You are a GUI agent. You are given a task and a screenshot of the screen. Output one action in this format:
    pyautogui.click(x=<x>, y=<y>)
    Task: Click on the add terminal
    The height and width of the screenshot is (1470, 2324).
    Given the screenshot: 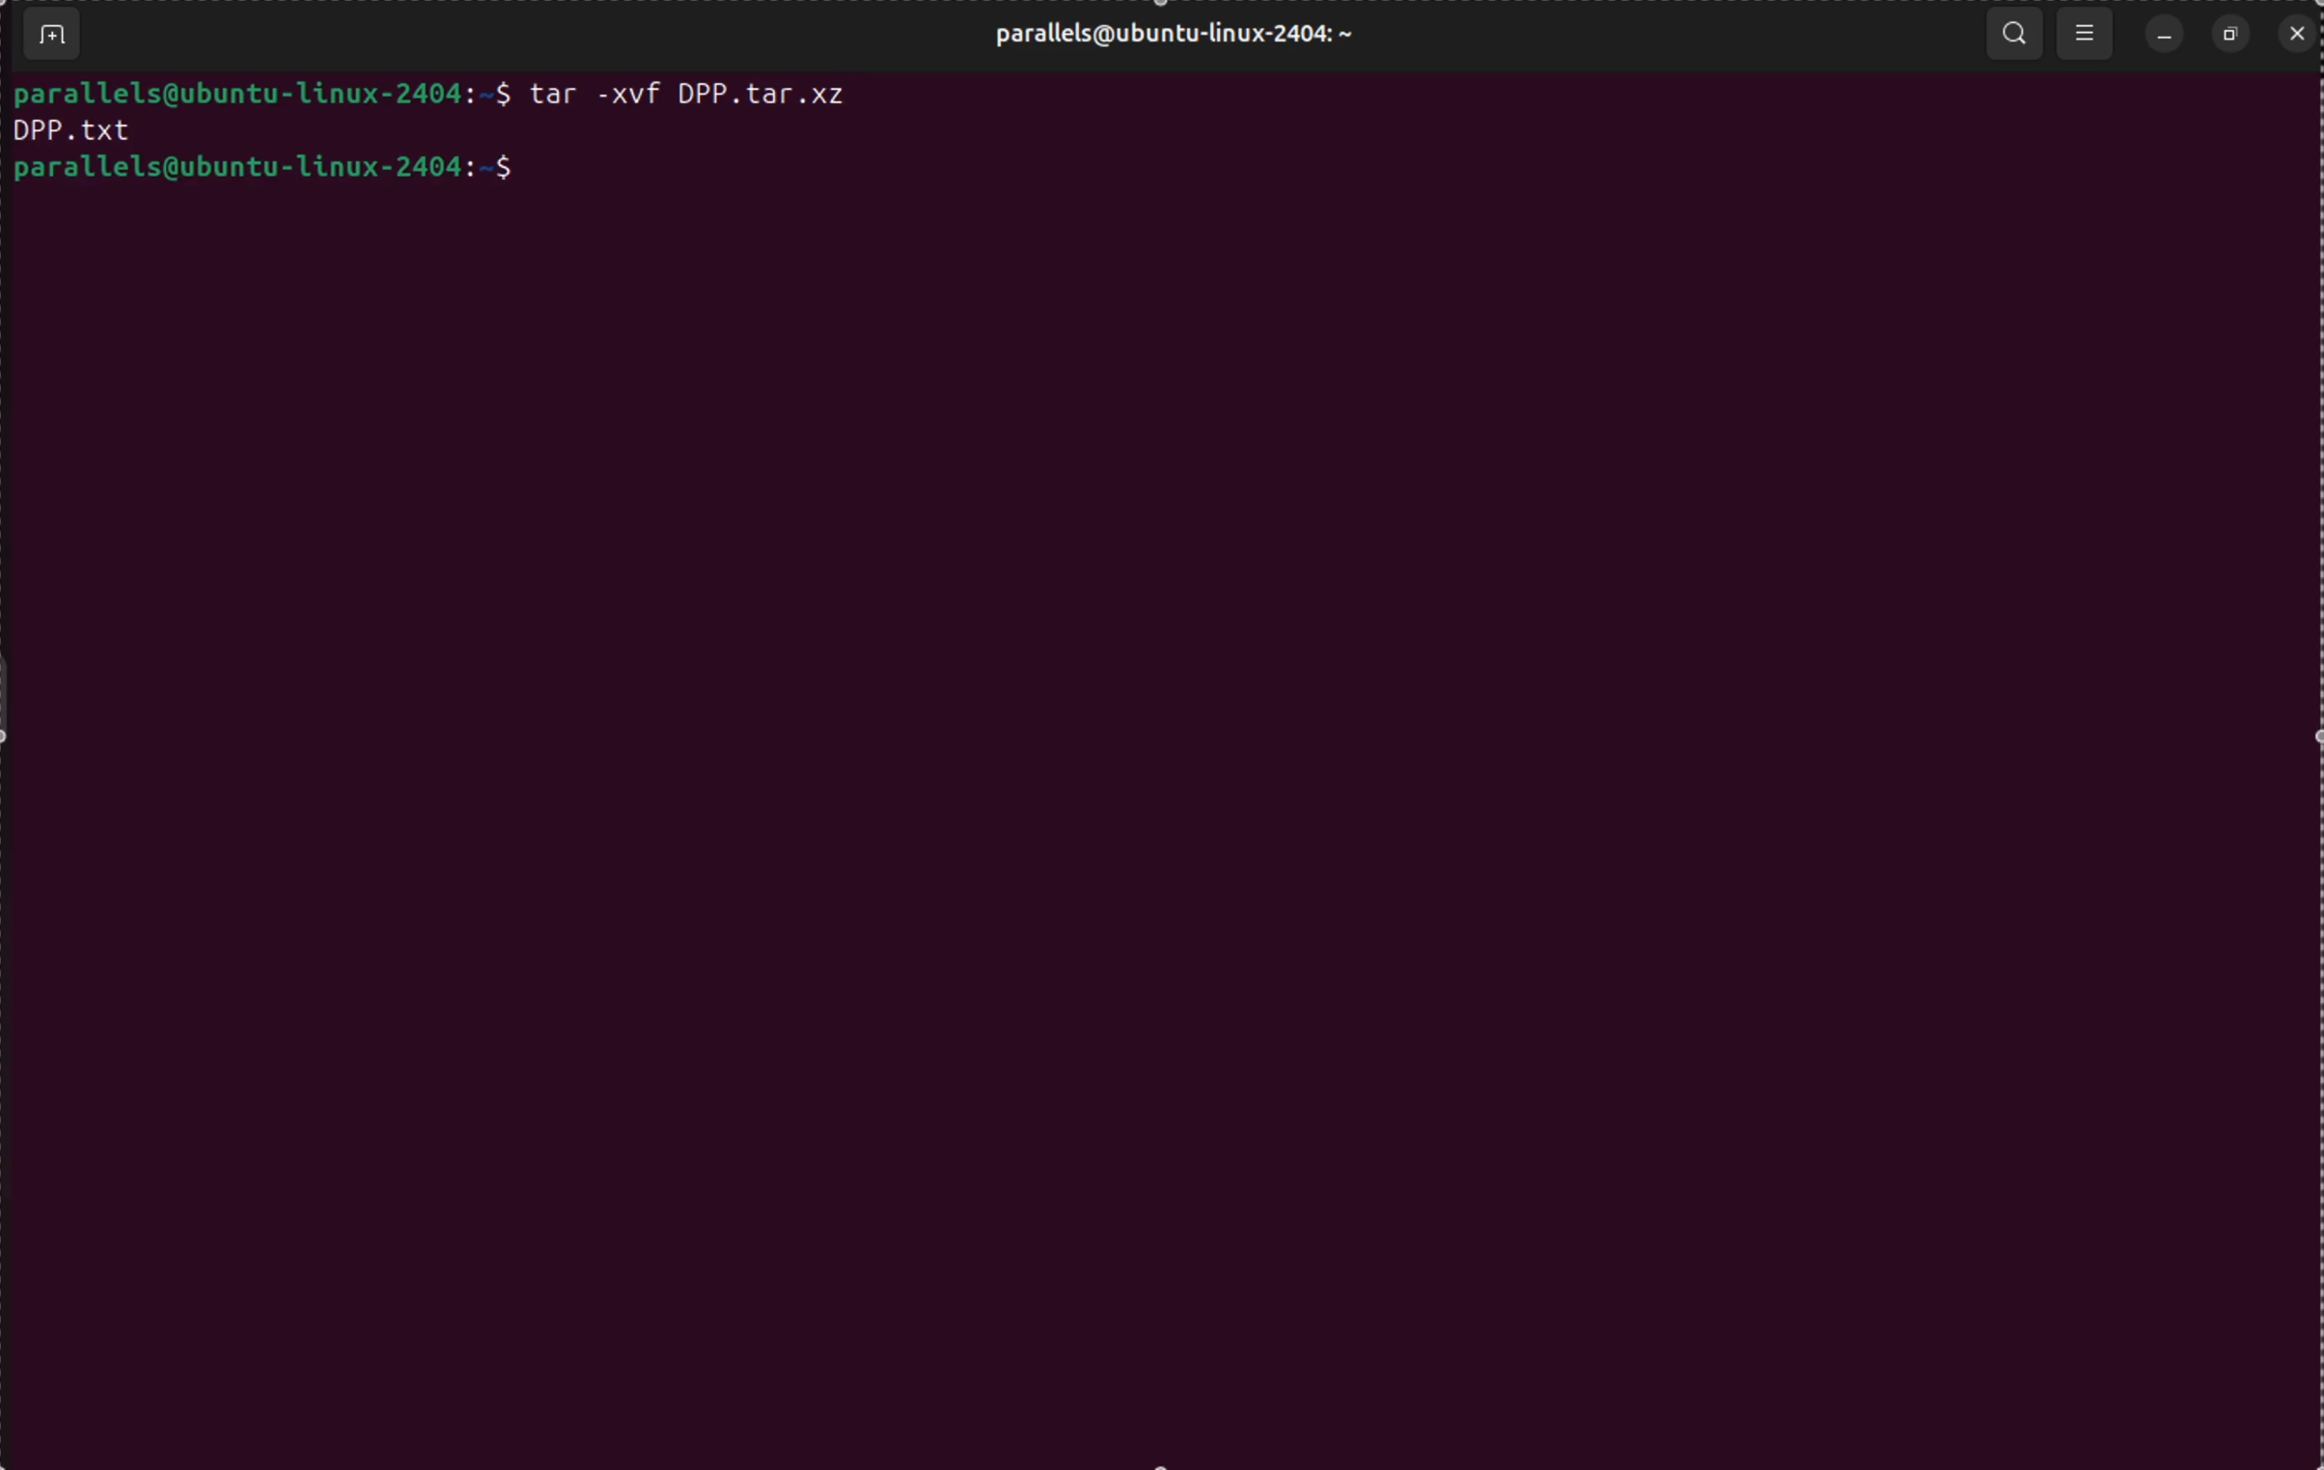 What is the action you would take?
    pyautogui.click(x=50, y=37)
    